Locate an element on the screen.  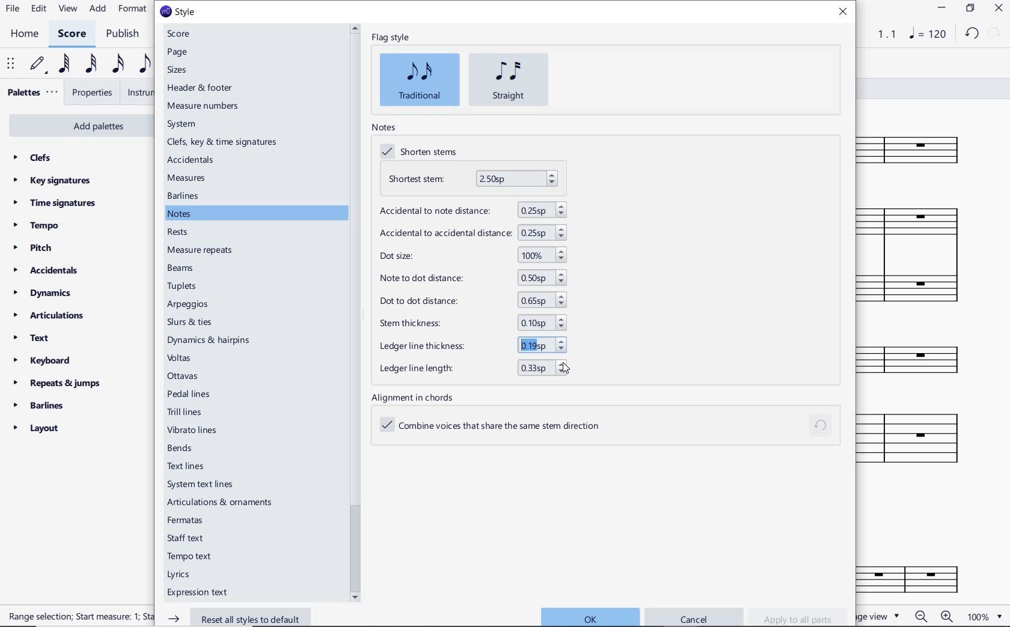
measure repeats is located at coordinates (200, 251).